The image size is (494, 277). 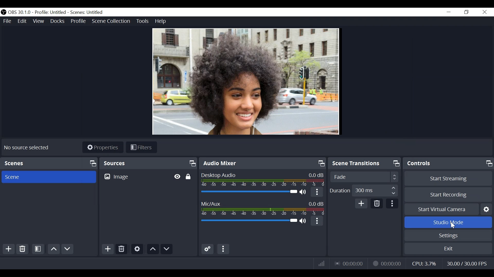 I want to click on Mic/Aux, so click(x=263, y=208).